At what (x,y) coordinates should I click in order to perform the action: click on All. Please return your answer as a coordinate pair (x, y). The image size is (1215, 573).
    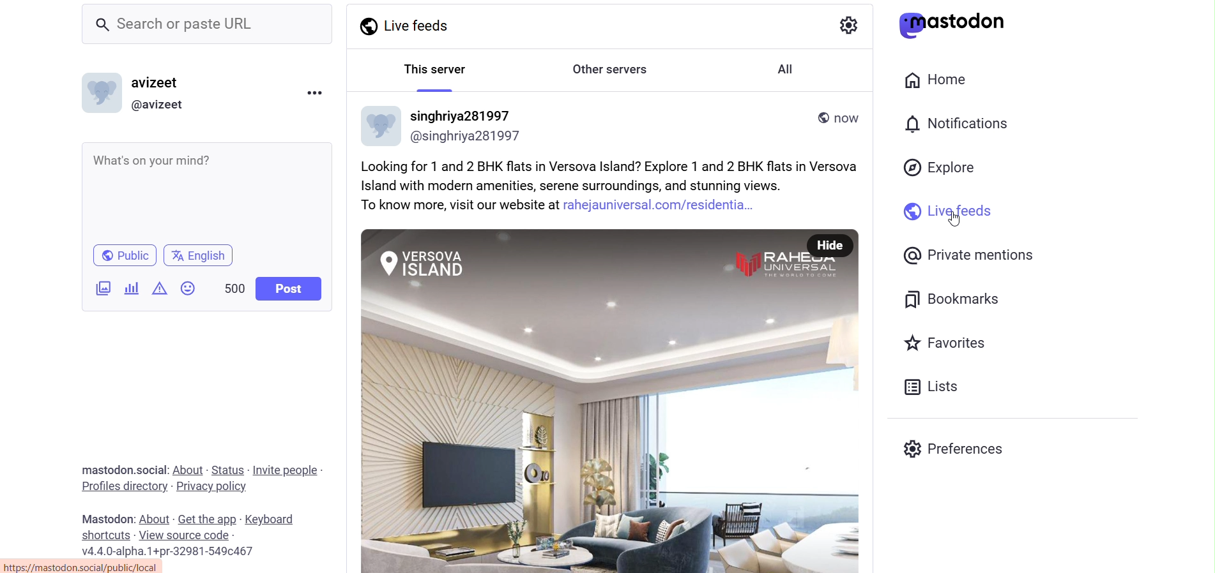
    Looking at the image, I should click on (786, 69).